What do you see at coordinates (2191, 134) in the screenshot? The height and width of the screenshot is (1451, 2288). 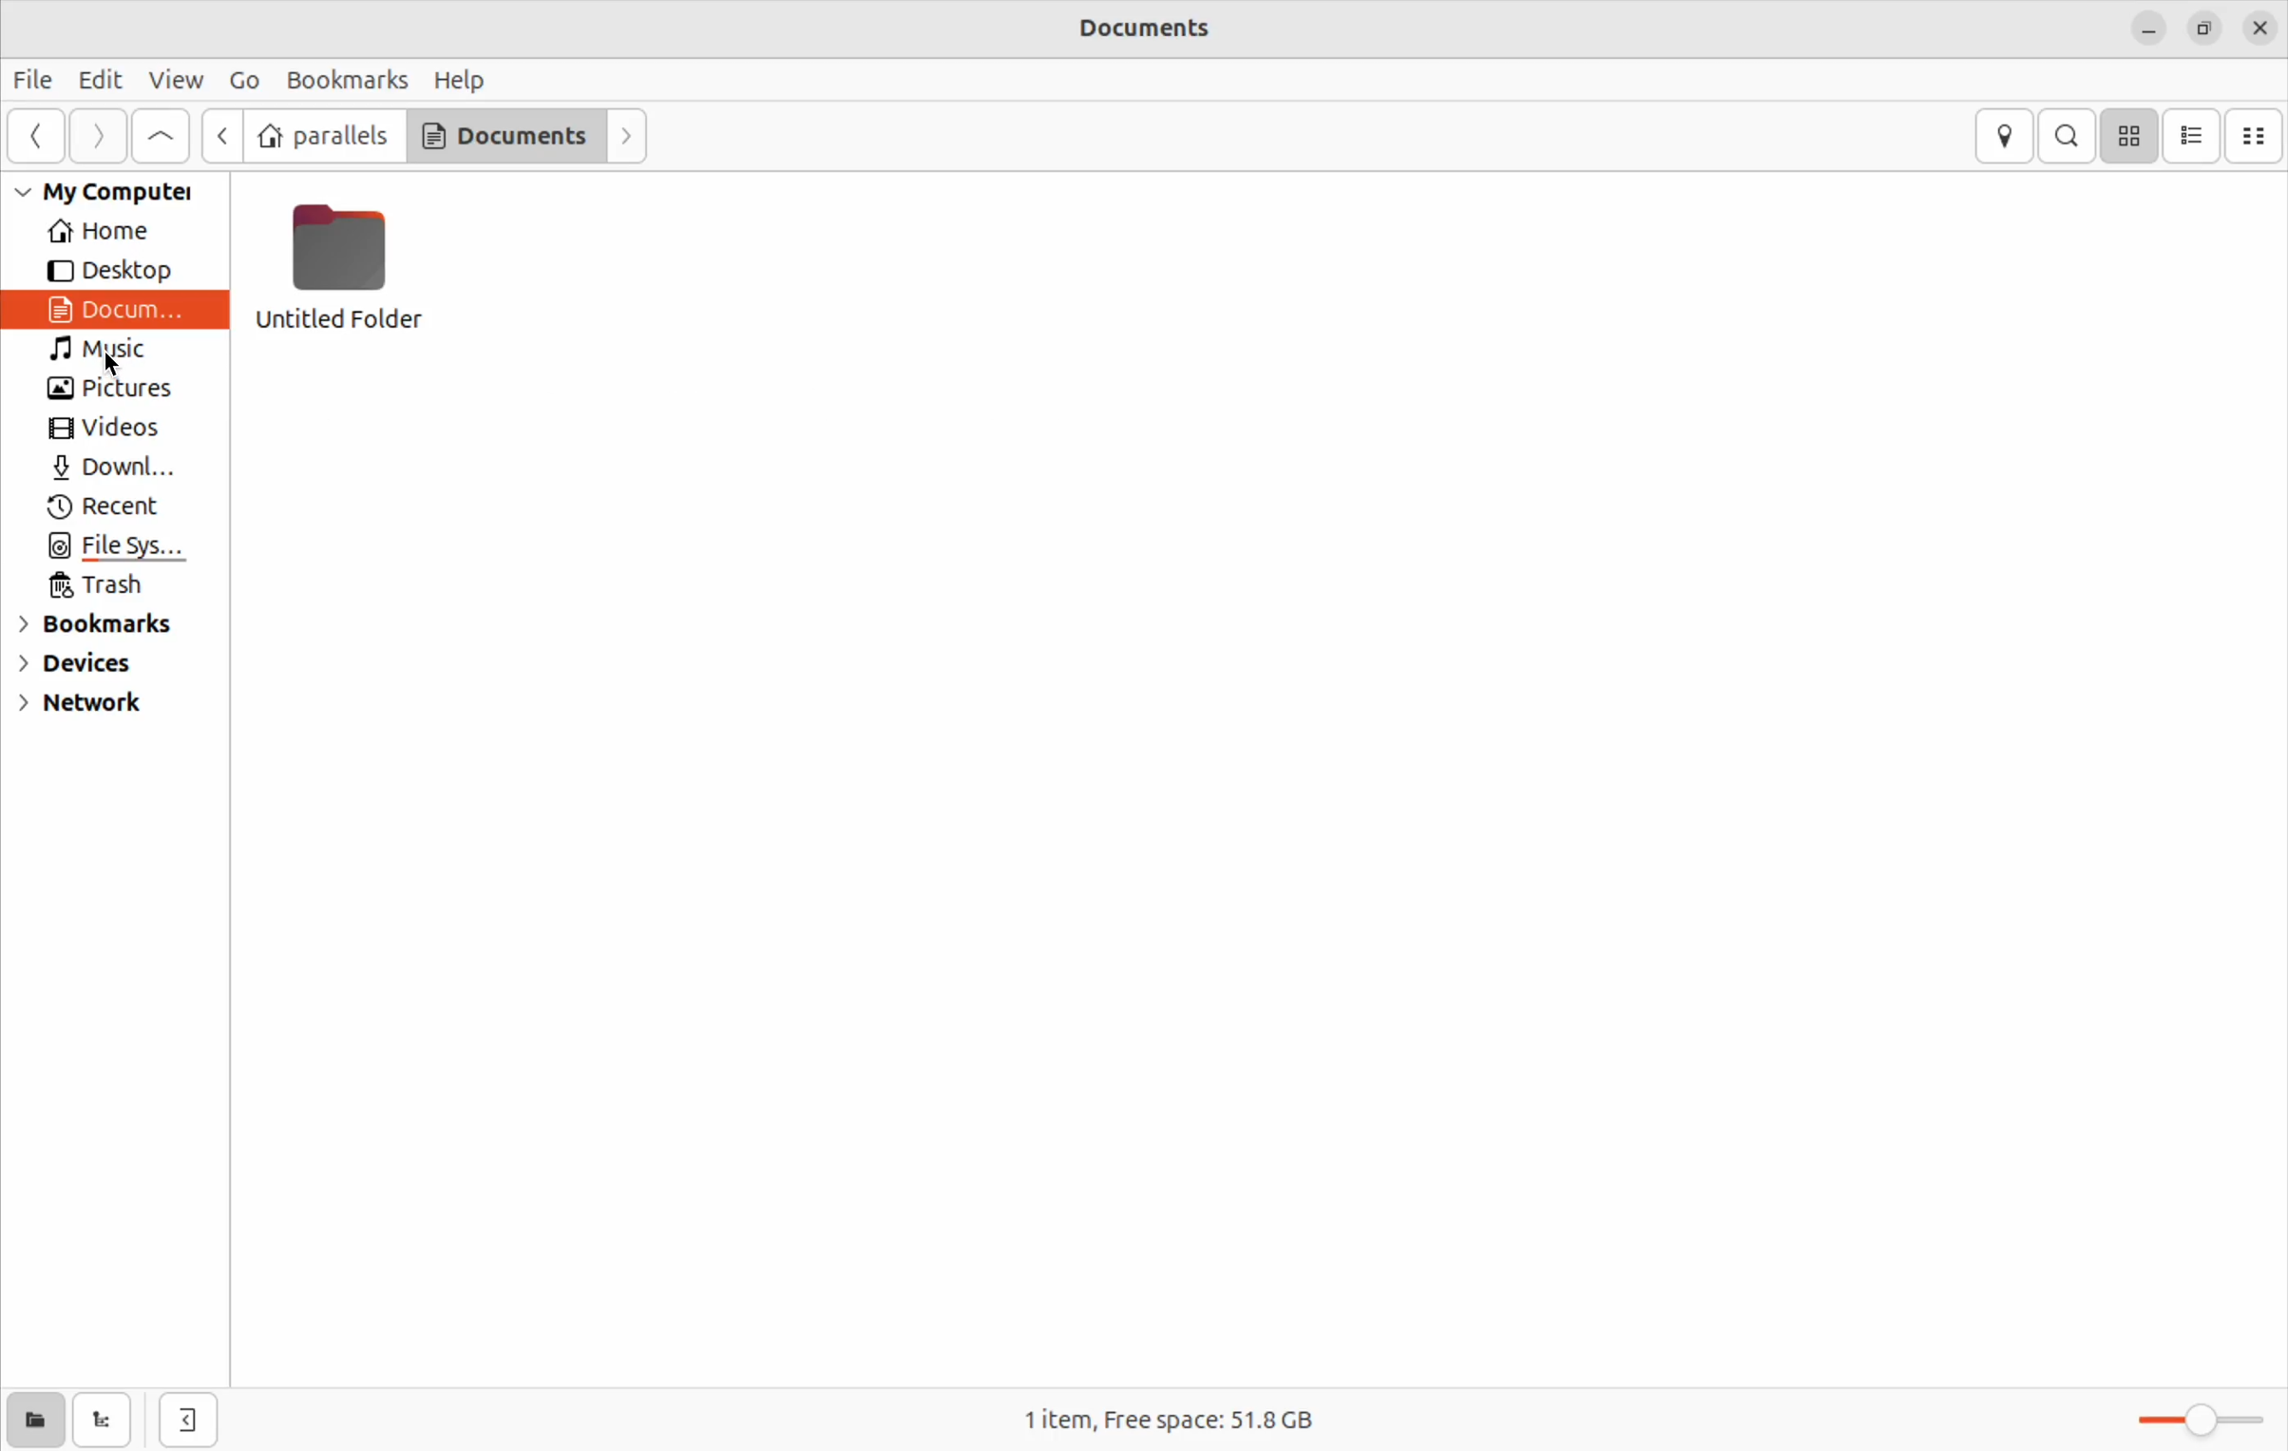 I see `List view` at bounding box center [2191, 134].